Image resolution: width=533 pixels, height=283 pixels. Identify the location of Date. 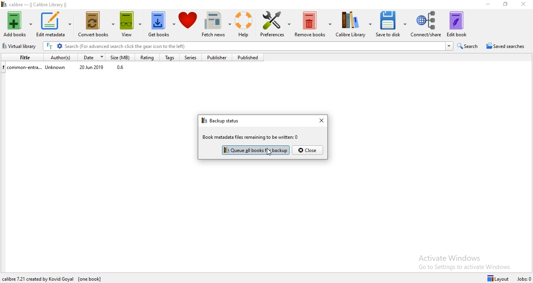
(92, 57).